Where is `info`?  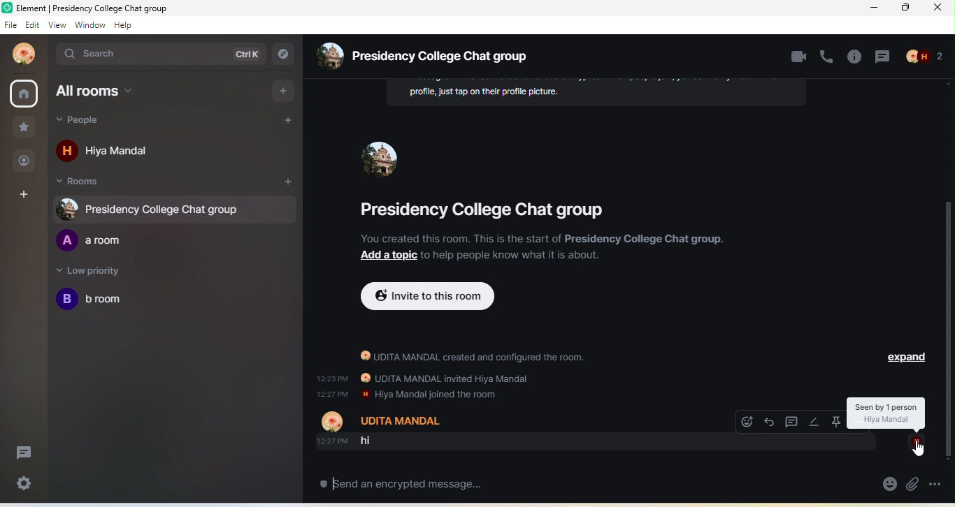
info is located at coordinates (854, 58).